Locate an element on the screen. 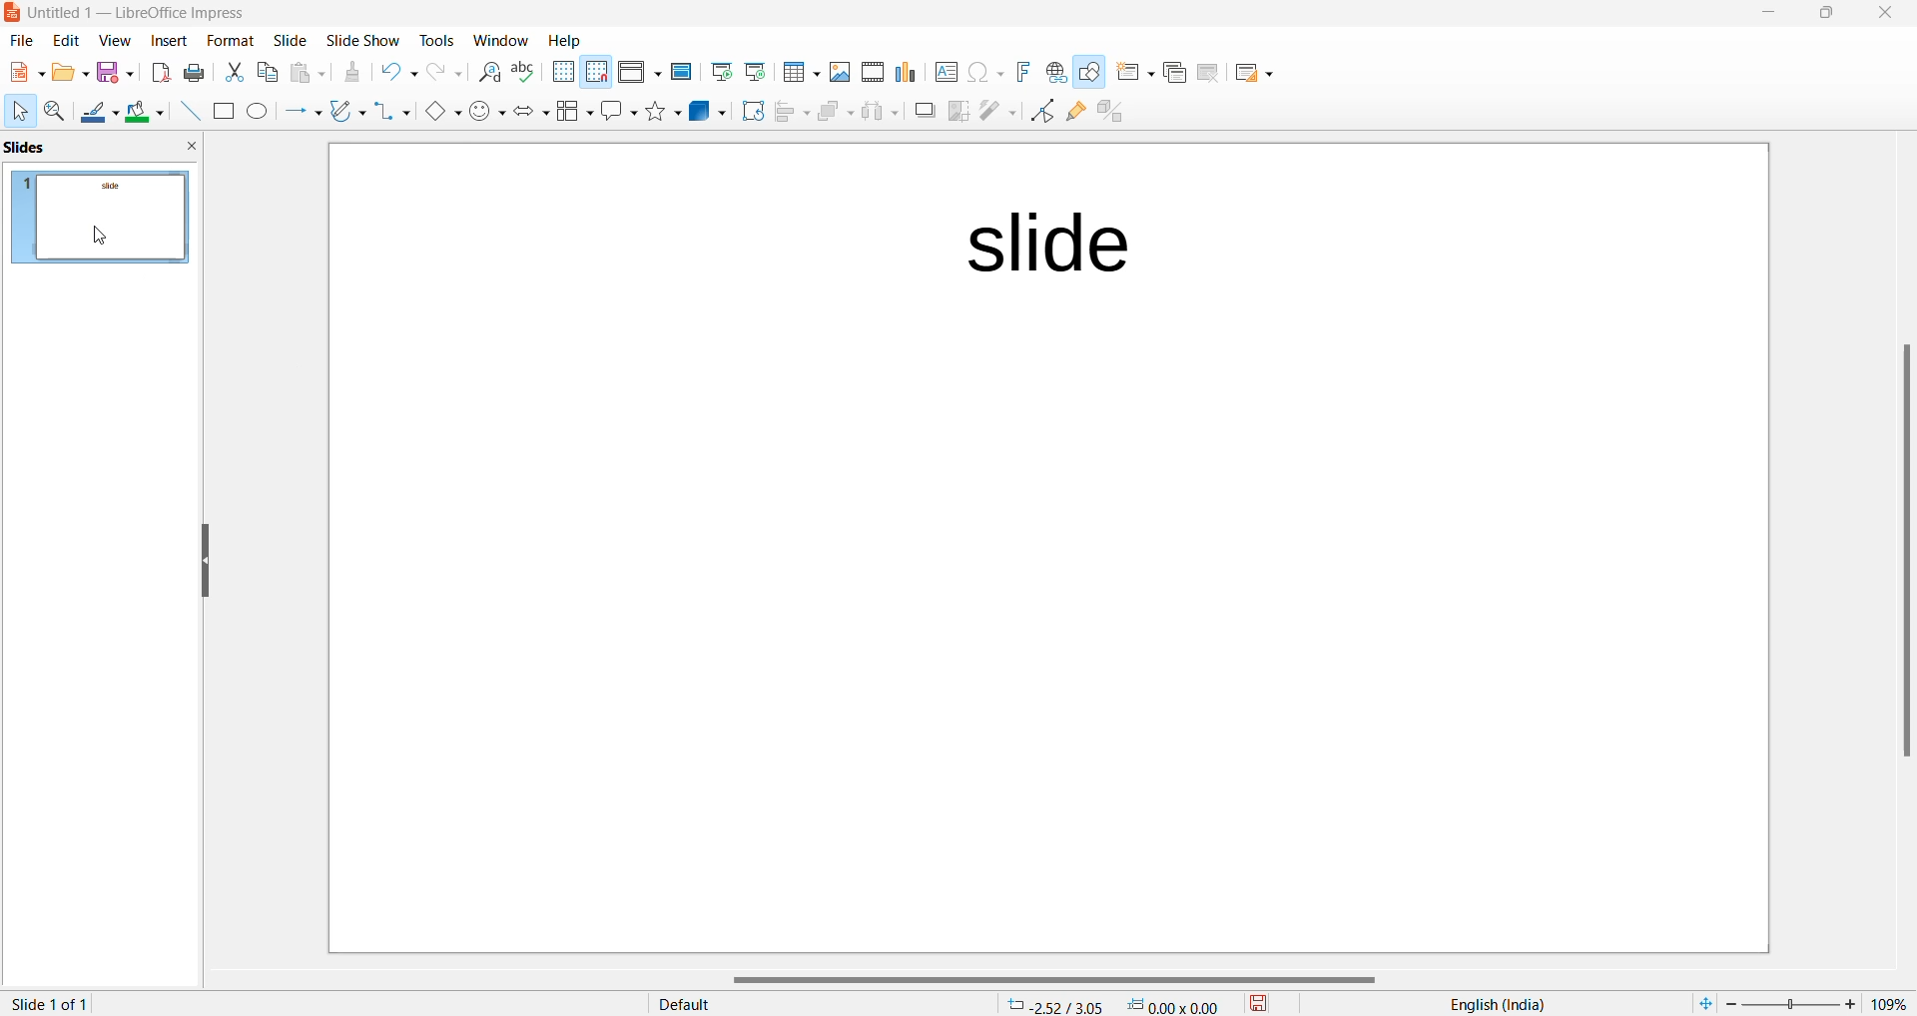 The image size is (1917, 1016). slide layout is located at coordinates (1253, 77).